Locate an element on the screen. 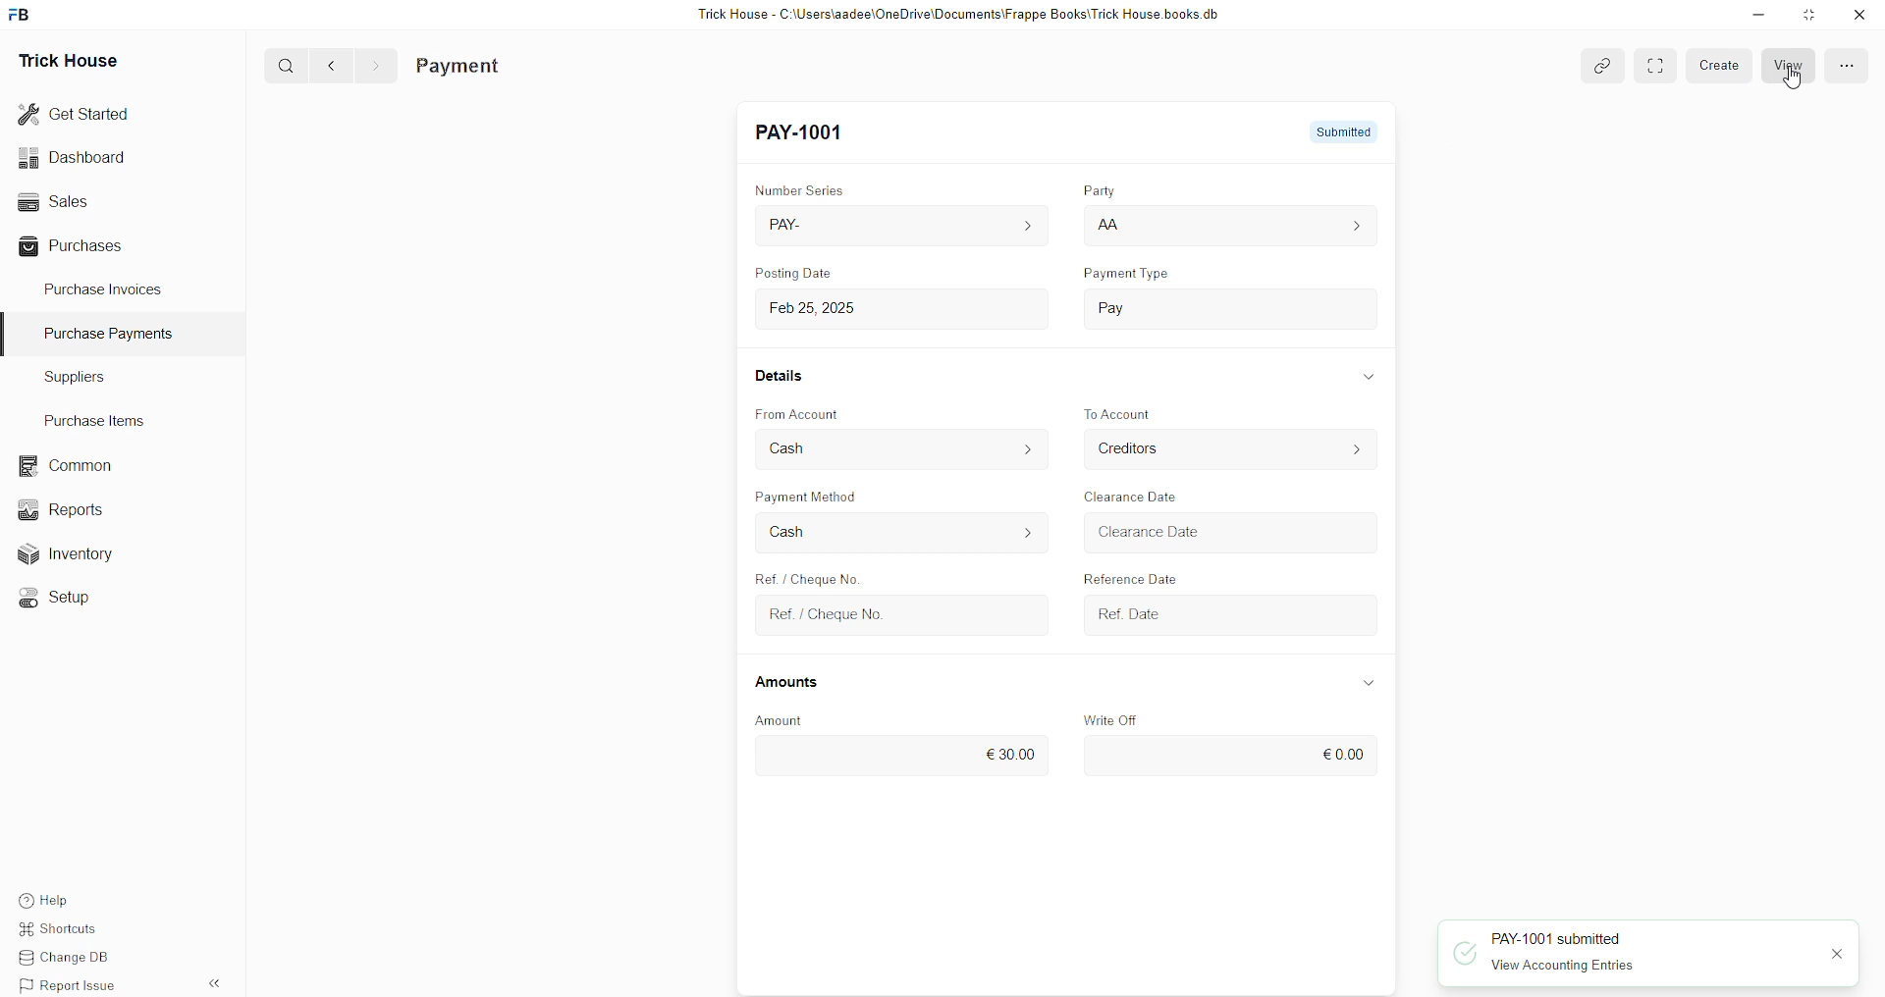 The width and height of the screenshot is (1885, 997). Feb 25,2025 is located at coordinates (833, 308).